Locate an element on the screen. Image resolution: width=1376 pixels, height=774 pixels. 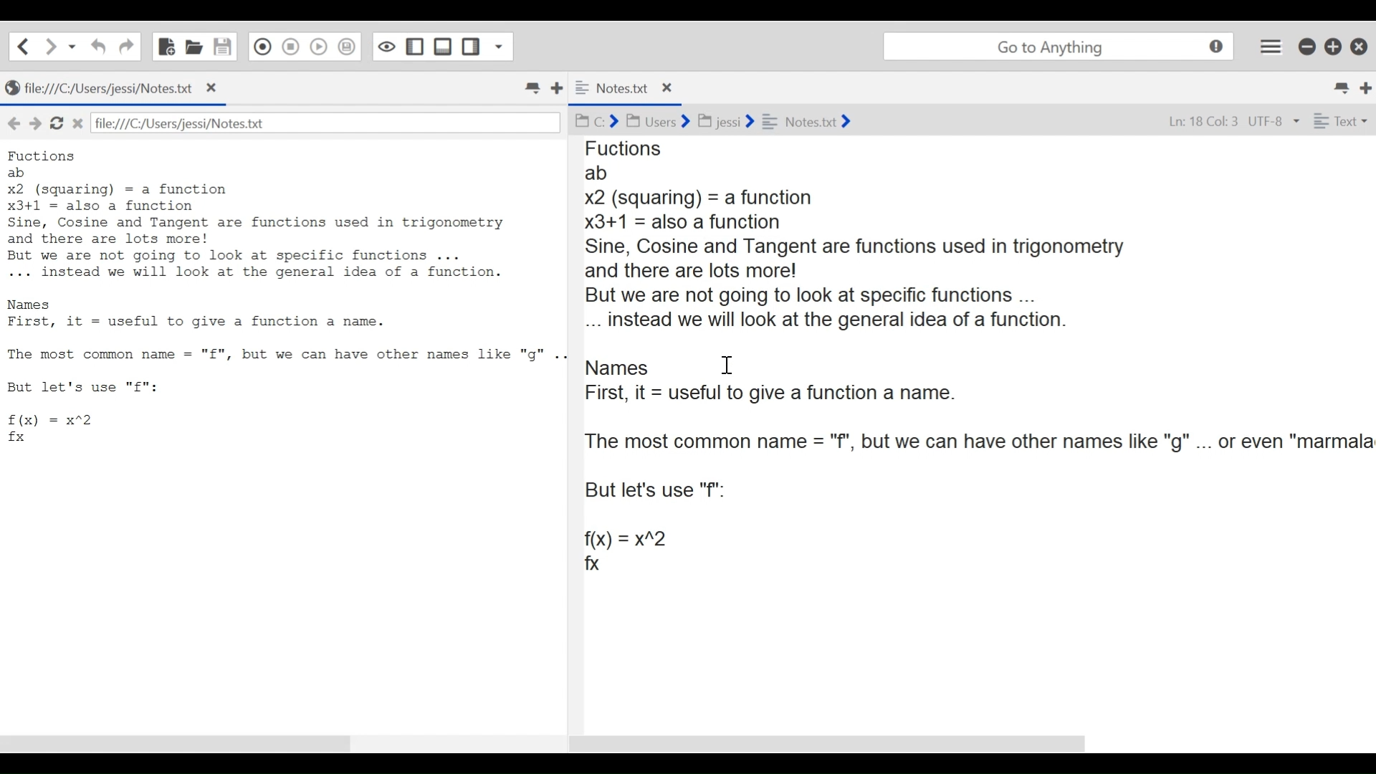
Redo the last action is located at coordinates (98, 47).